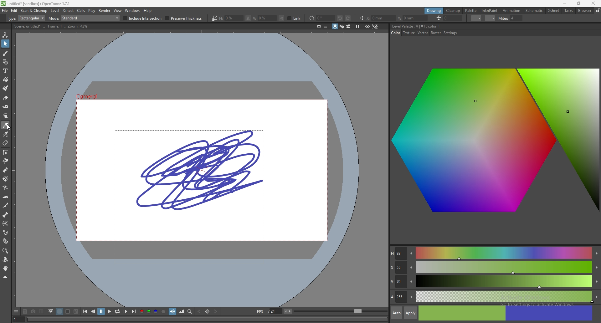  I want to click on schematic, so click(535, 10).